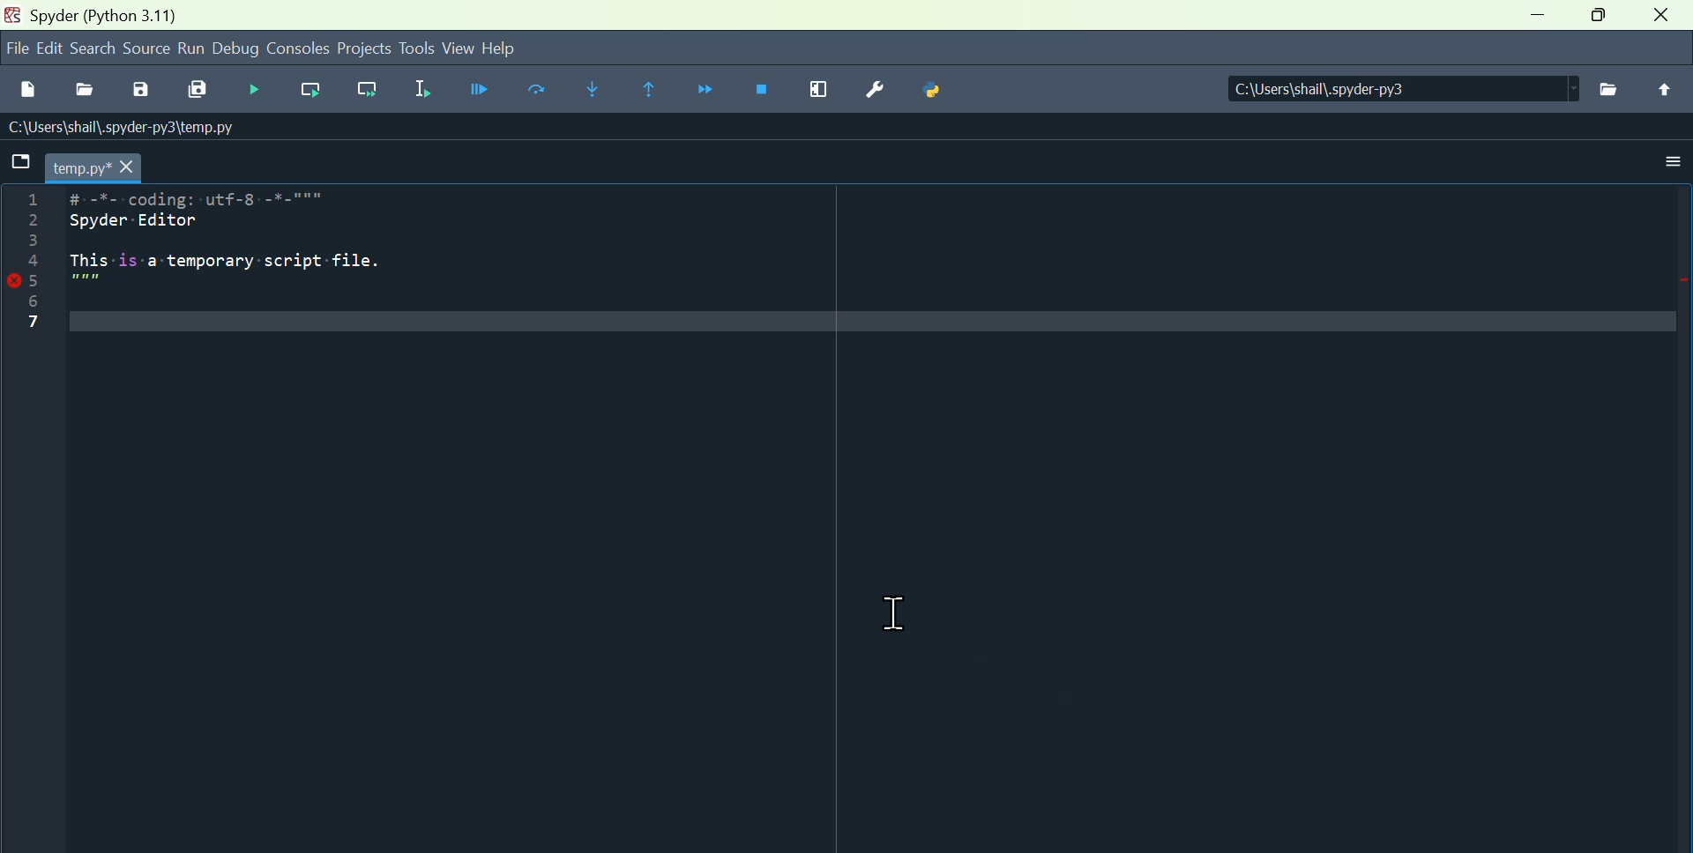  Describe the element at coordinates (421, 93) in the screenshot. I see `Run selection` at that location.